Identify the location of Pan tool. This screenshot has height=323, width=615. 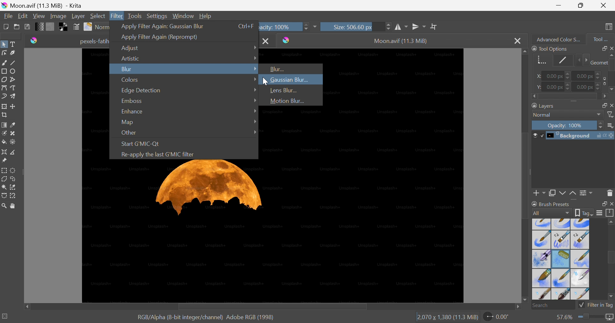
(14, 206).